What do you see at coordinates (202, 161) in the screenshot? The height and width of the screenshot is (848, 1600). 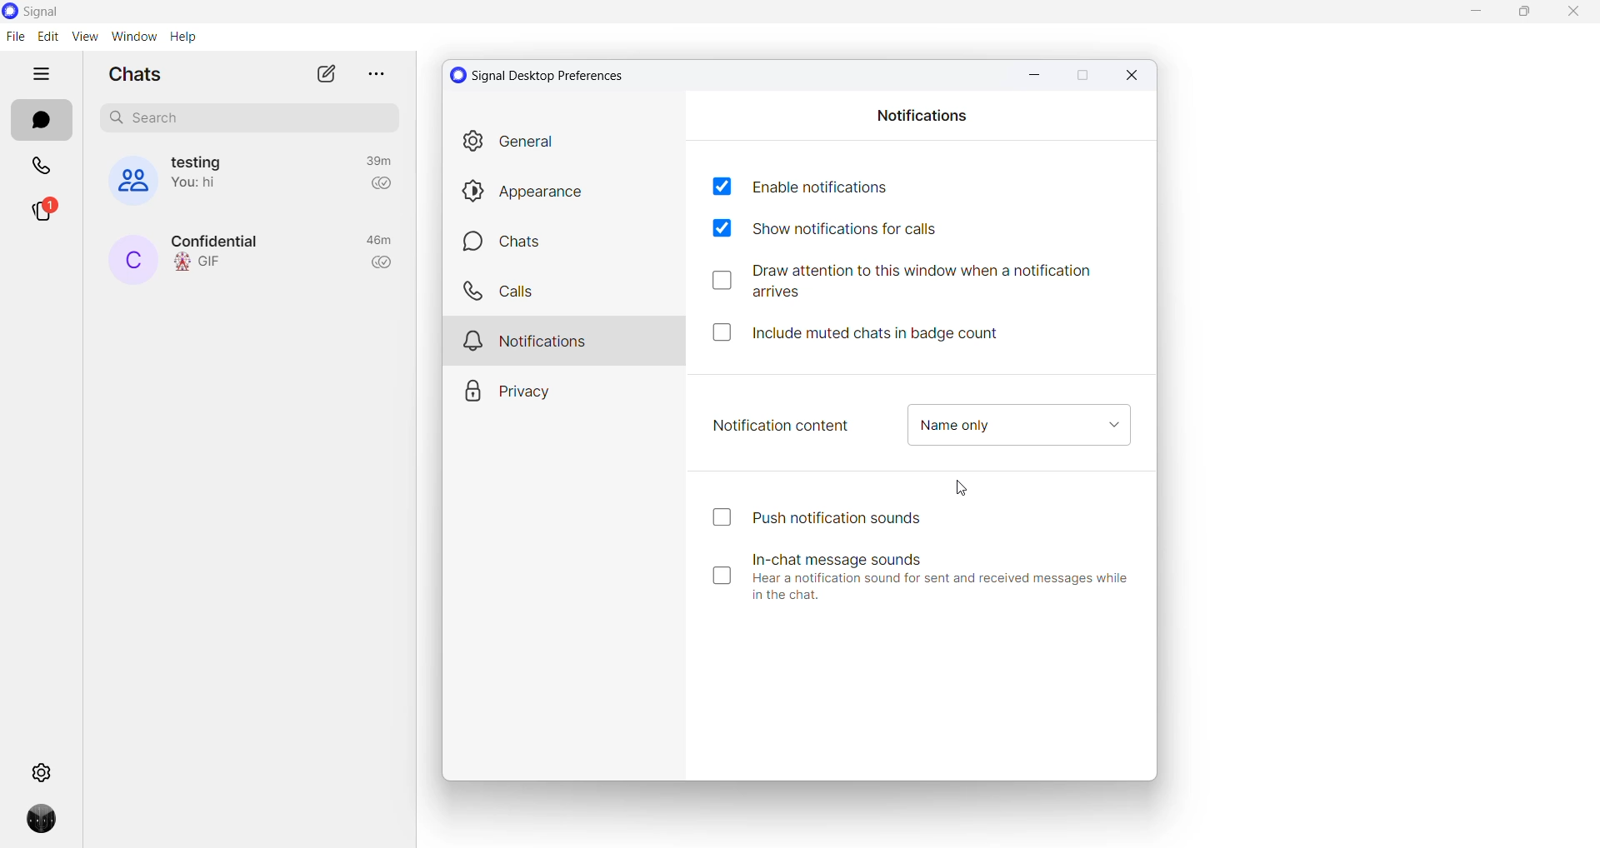 I see `group name` at bounding box center [202, 161].